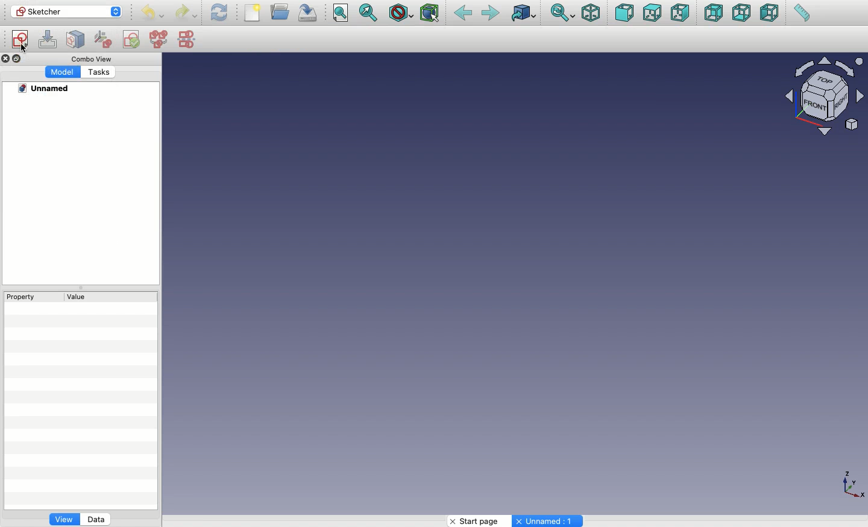  Describe the element at coordinates (800, 14) in the screenshot. I see `Measure` at that location.